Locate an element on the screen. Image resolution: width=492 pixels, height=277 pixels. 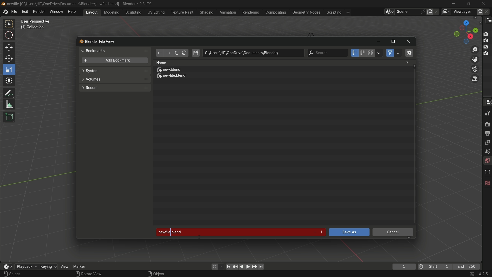
shading menu is located at coordinates (206, 12).